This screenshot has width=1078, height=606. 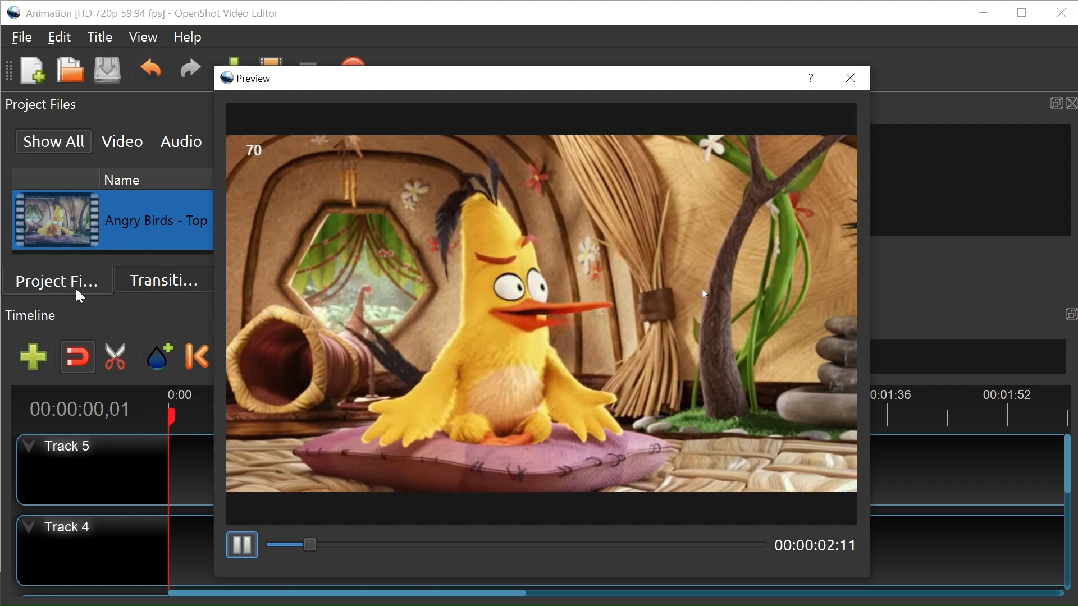 I want to click on New Project, so click(x=31, y=70).